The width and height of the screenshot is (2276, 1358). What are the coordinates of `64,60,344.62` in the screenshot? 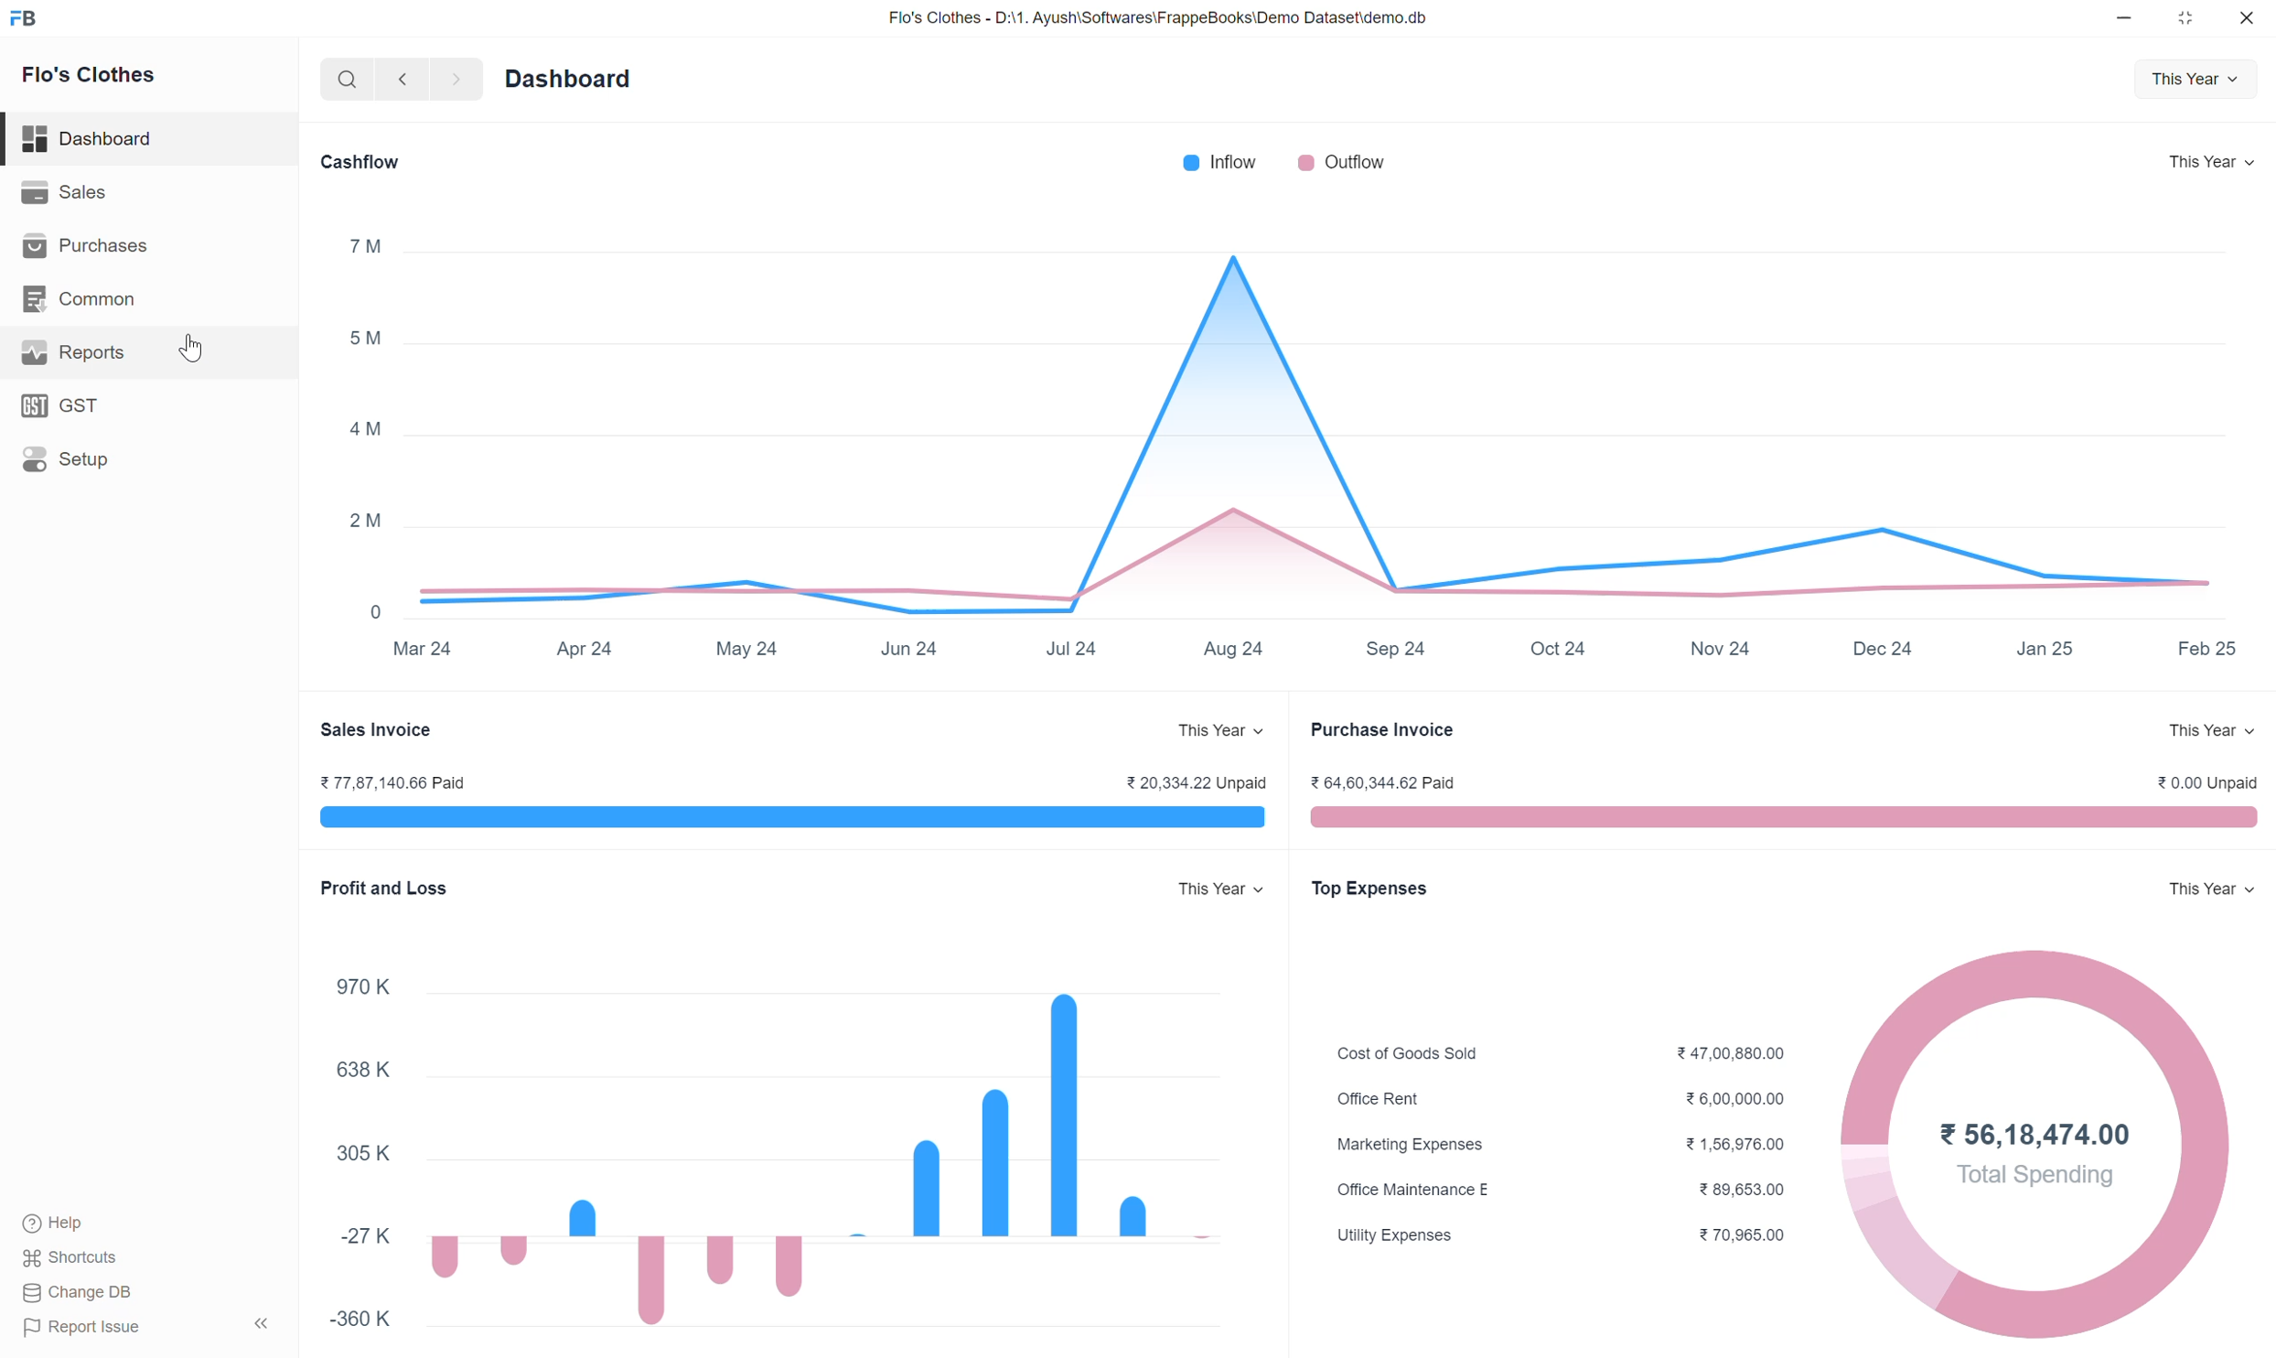 It's located at (1381, 781).